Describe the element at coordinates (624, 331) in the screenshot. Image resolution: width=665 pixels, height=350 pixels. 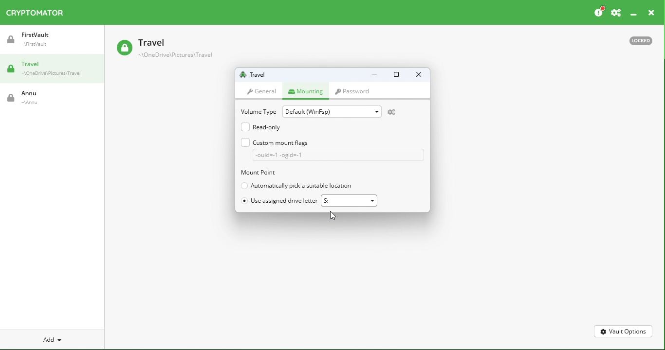
I see `Vault Options.` at that location.